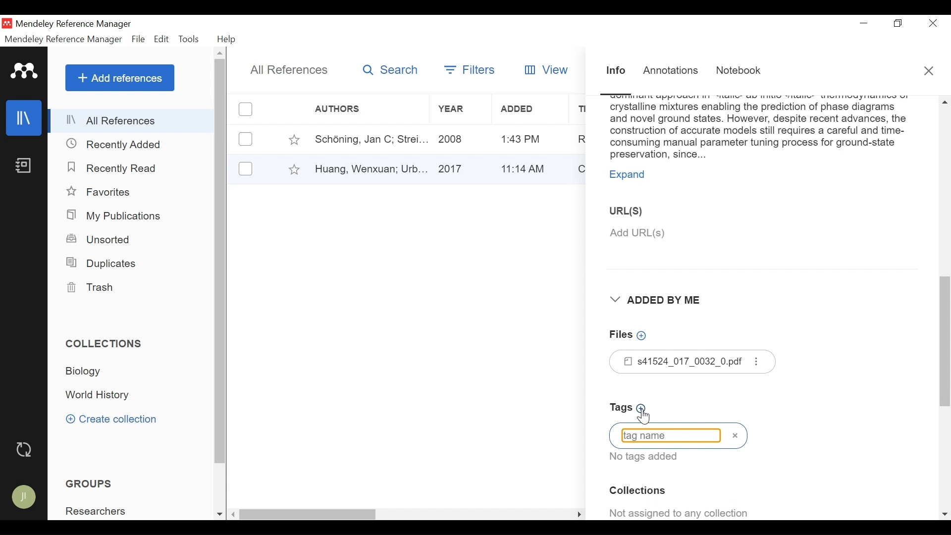  I want to click on Author, so click(354, 109).